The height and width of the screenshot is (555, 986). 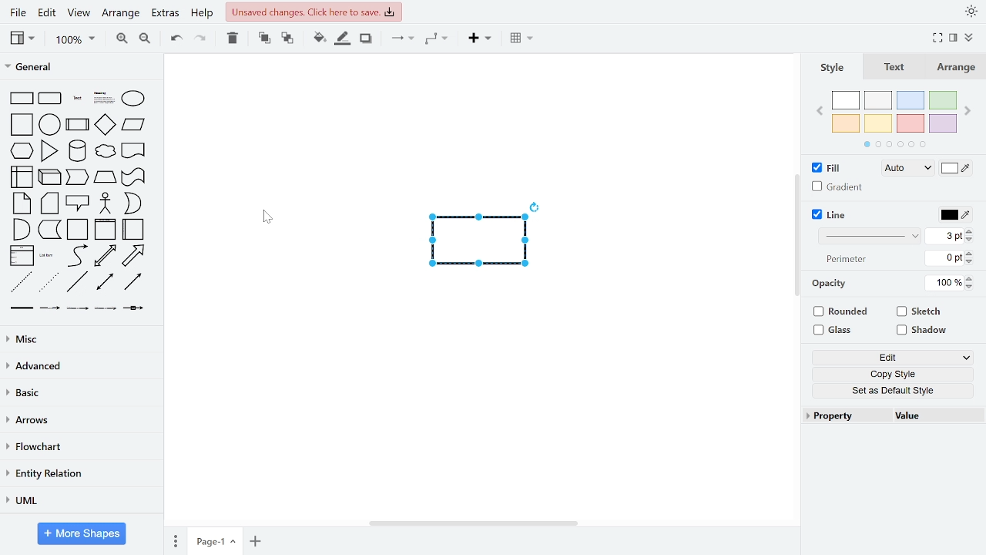 I want to click on decrease perimeter, so click(x=970, y=261).